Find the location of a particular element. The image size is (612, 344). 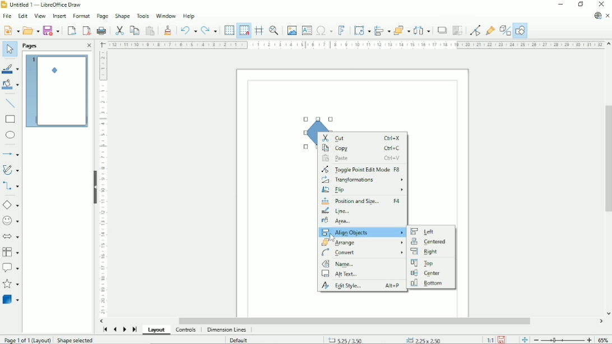

Name is located at coordinates (338, 264).